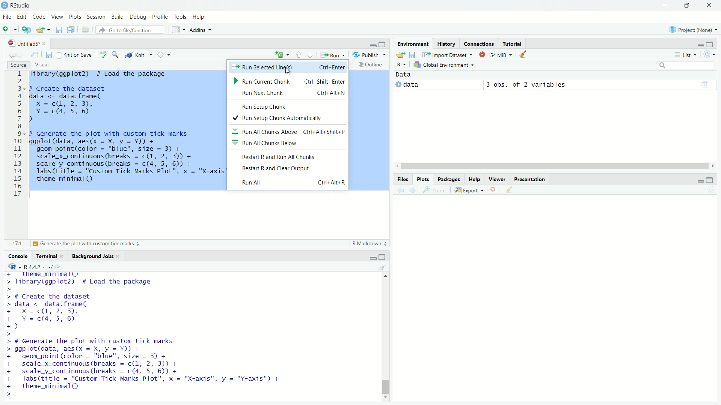  I want to click on export, so click(470, 190).